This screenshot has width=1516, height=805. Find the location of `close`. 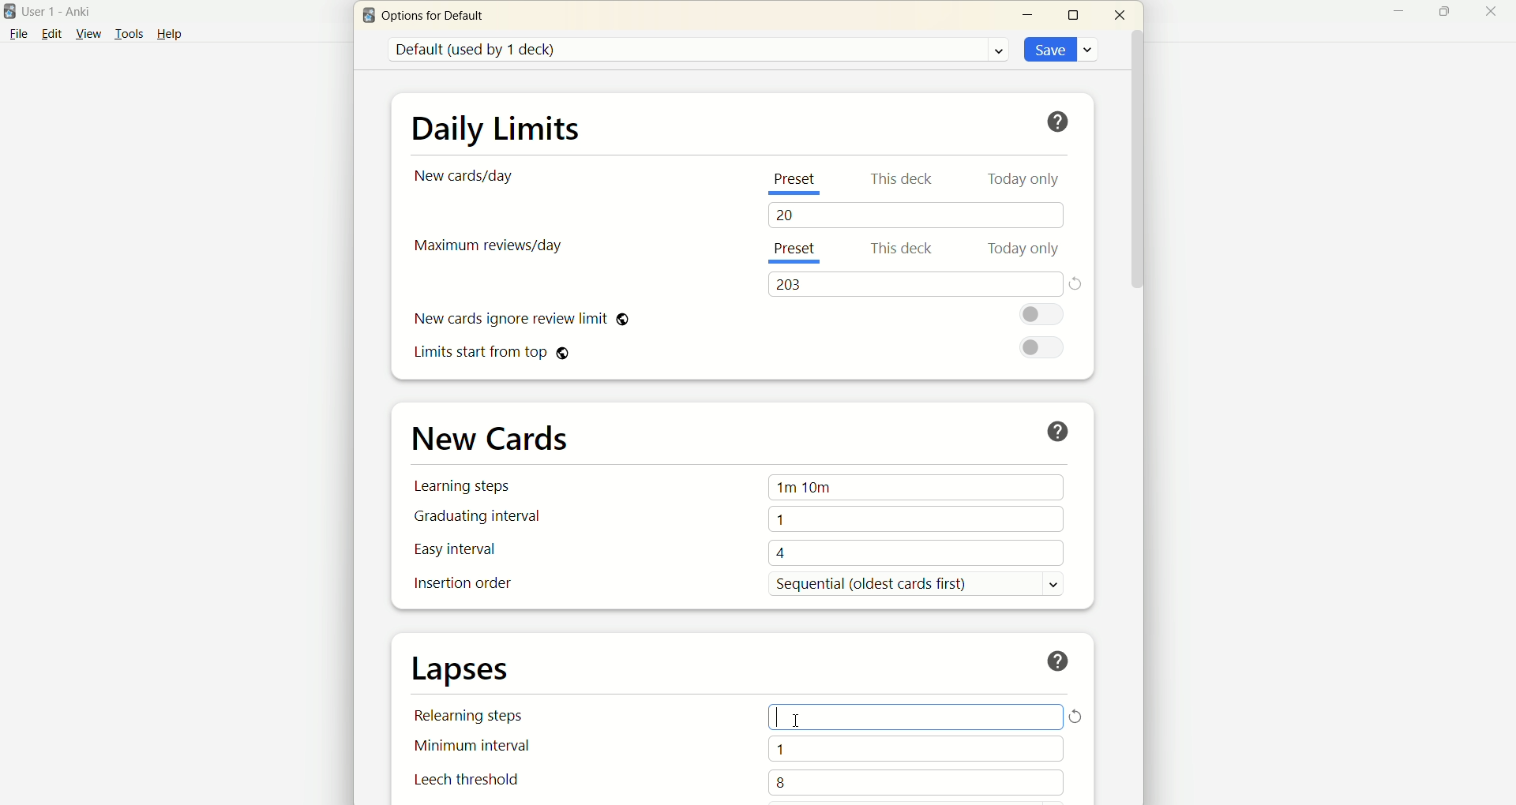

close is located at coordinates (1492, 13).